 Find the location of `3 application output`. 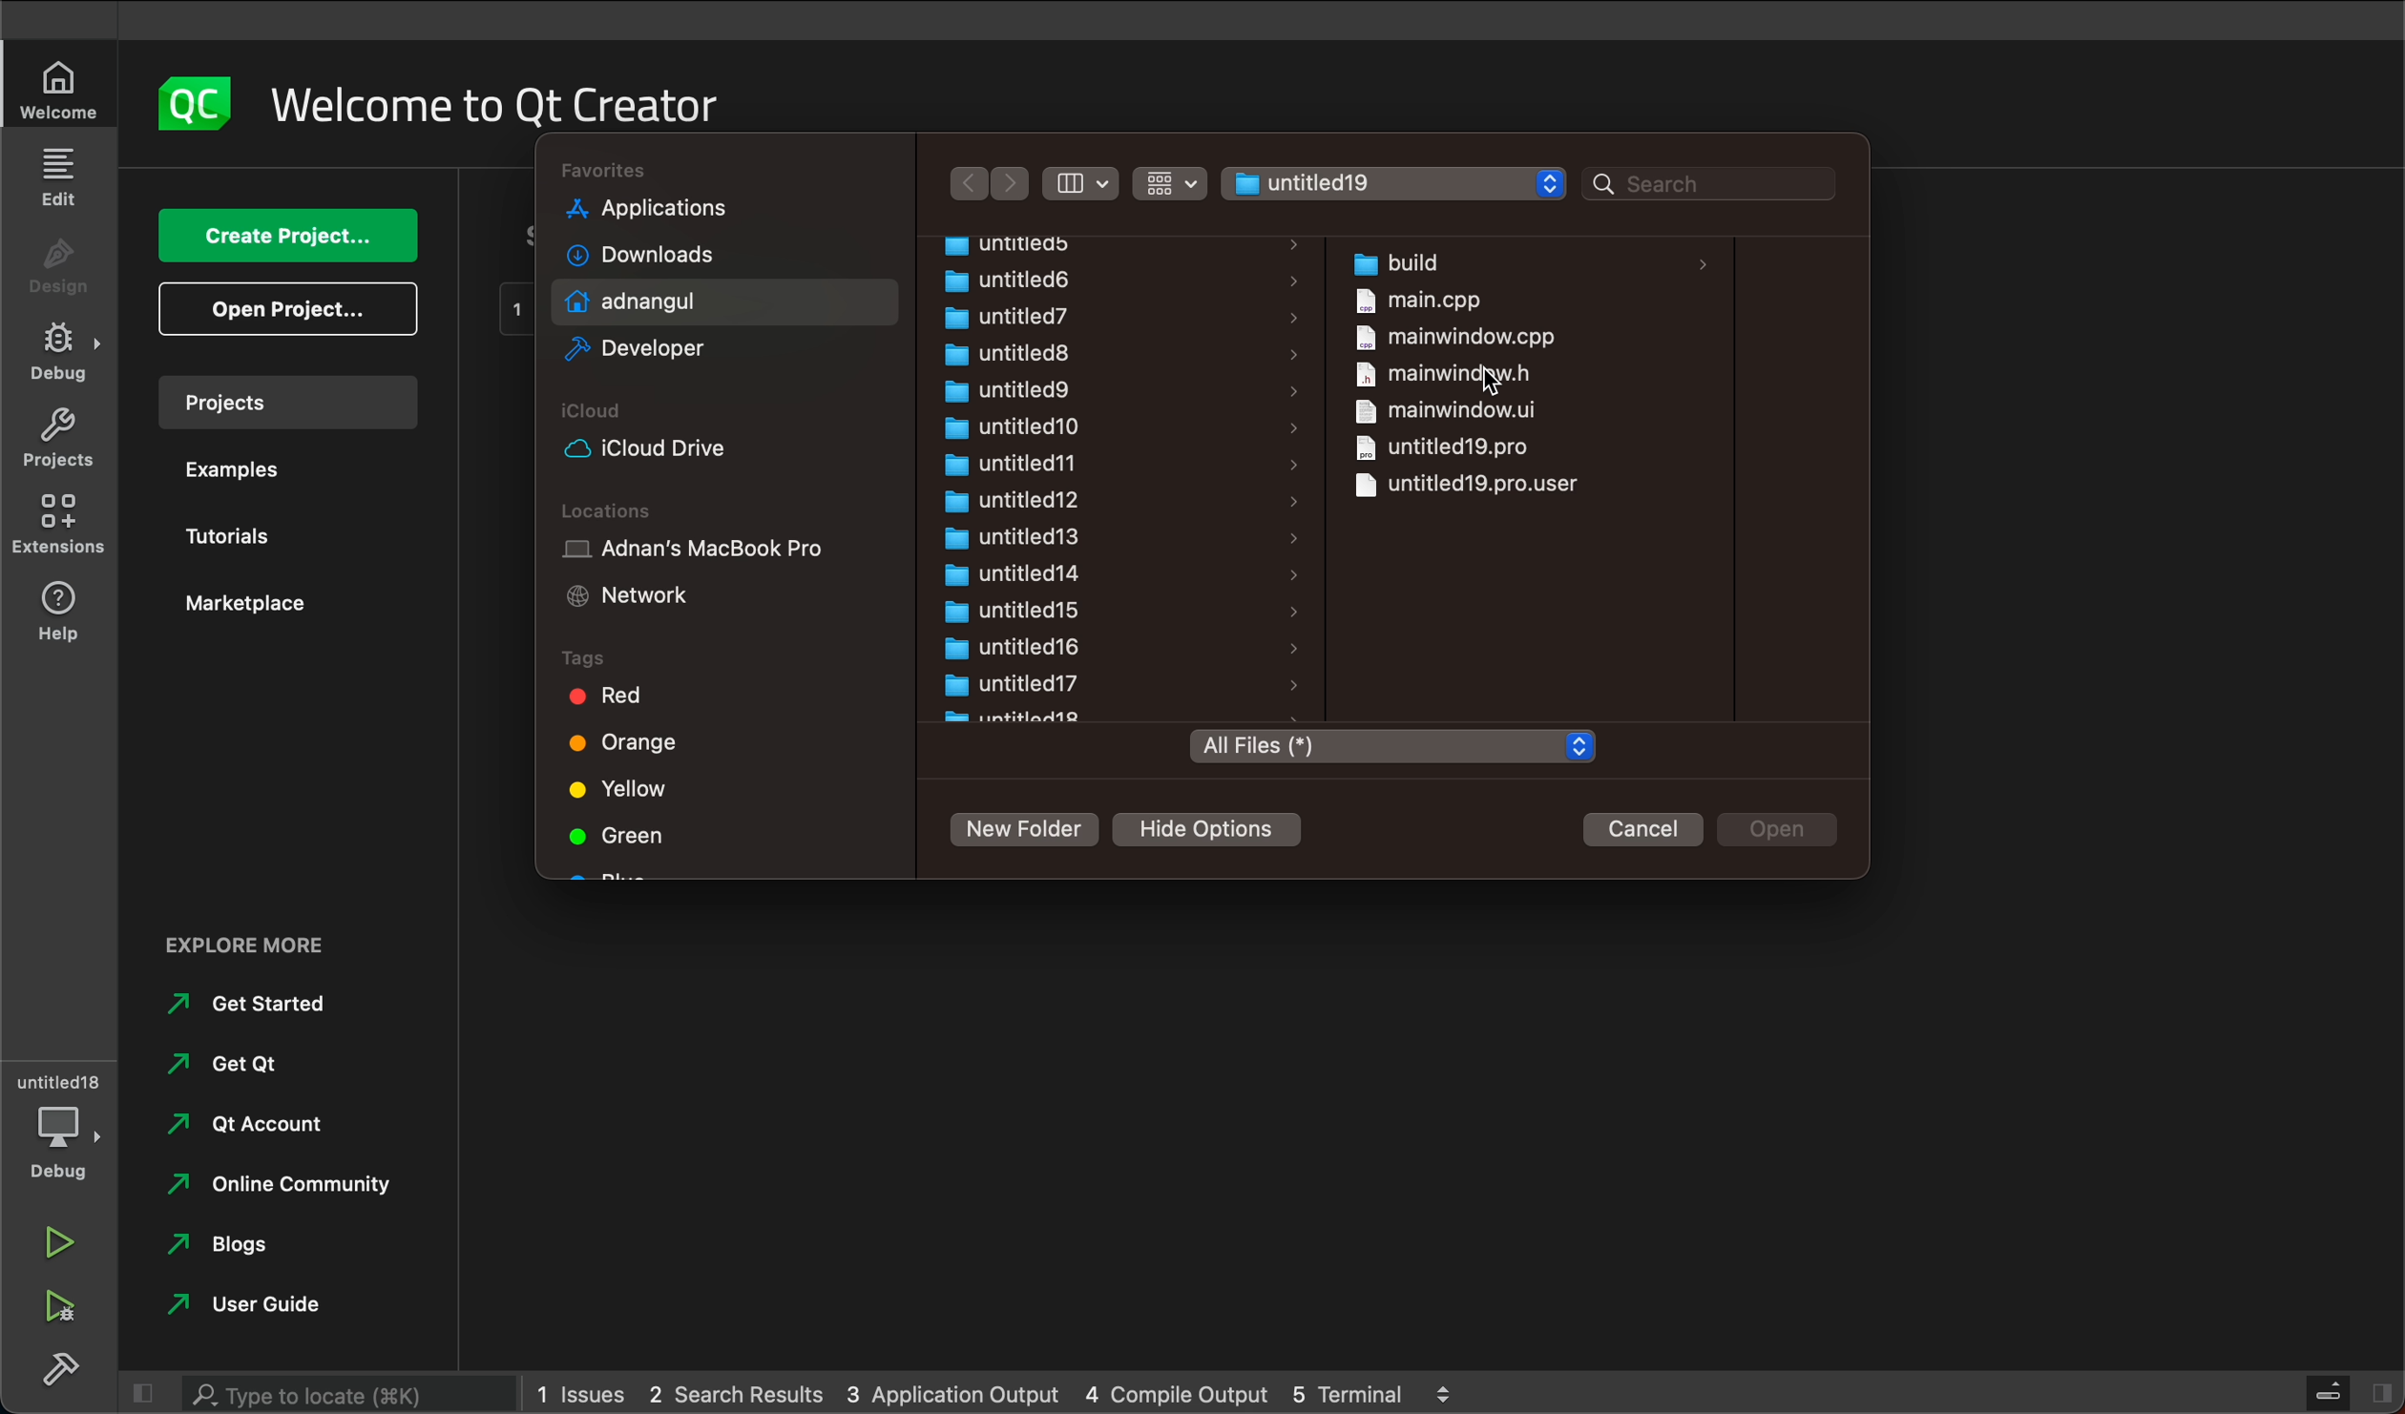

3 application output is located at coordinates (952, 1391).